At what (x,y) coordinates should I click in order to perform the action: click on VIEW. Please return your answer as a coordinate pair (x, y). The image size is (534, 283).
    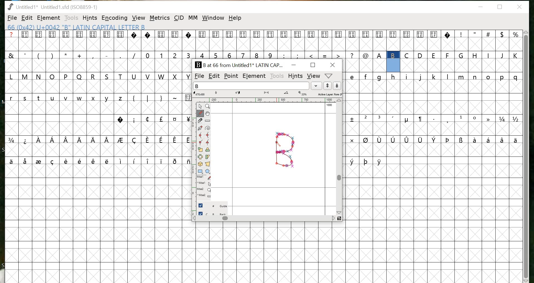
    Looking at the image, I should click on (139, 18).